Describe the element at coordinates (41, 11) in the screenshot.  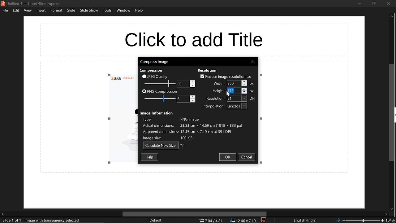
I see `insert` at that location.